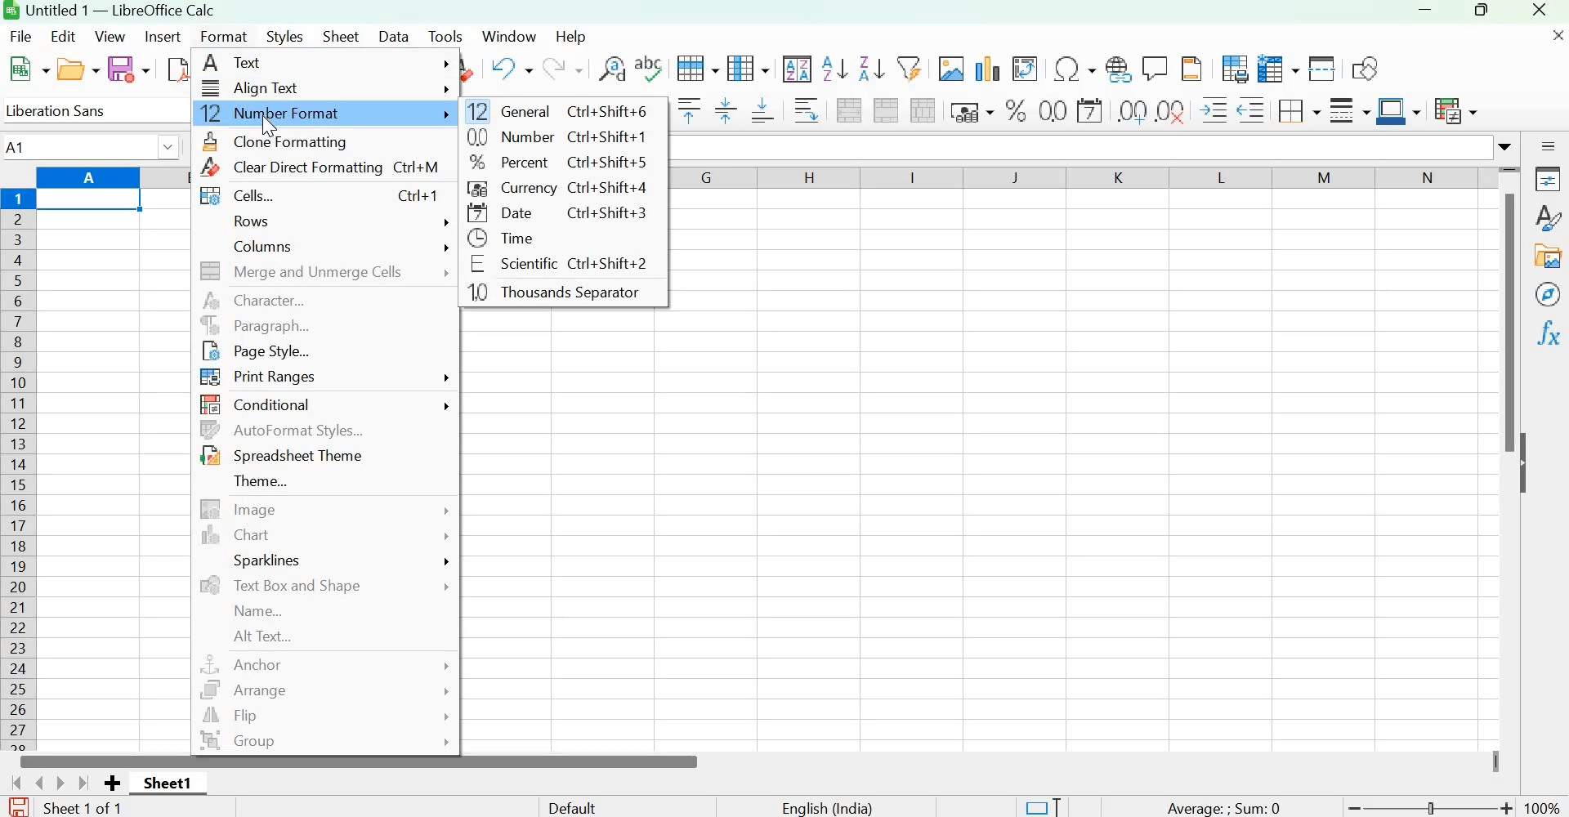 The width and height of the screenshot is (1569, 817). I want to click on Cells, so click(319, 195).